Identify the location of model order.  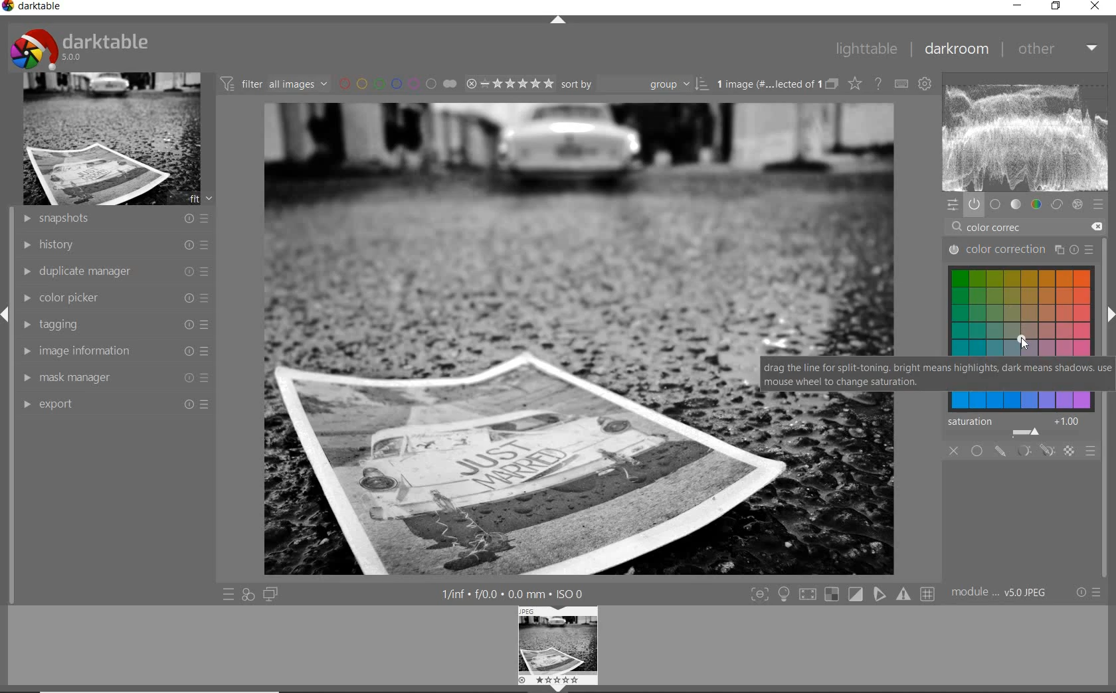
(1000, 593).